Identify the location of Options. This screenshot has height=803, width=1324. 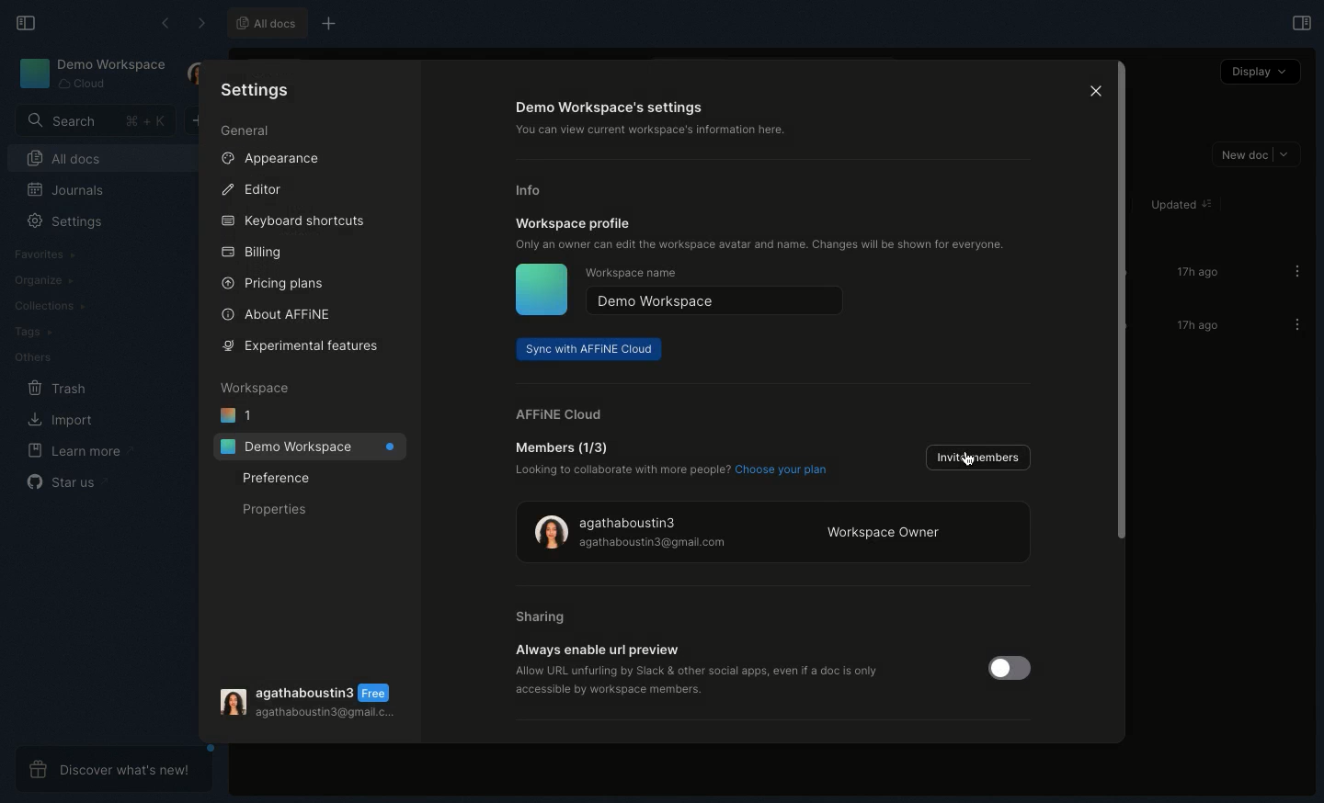
(1292, 271).